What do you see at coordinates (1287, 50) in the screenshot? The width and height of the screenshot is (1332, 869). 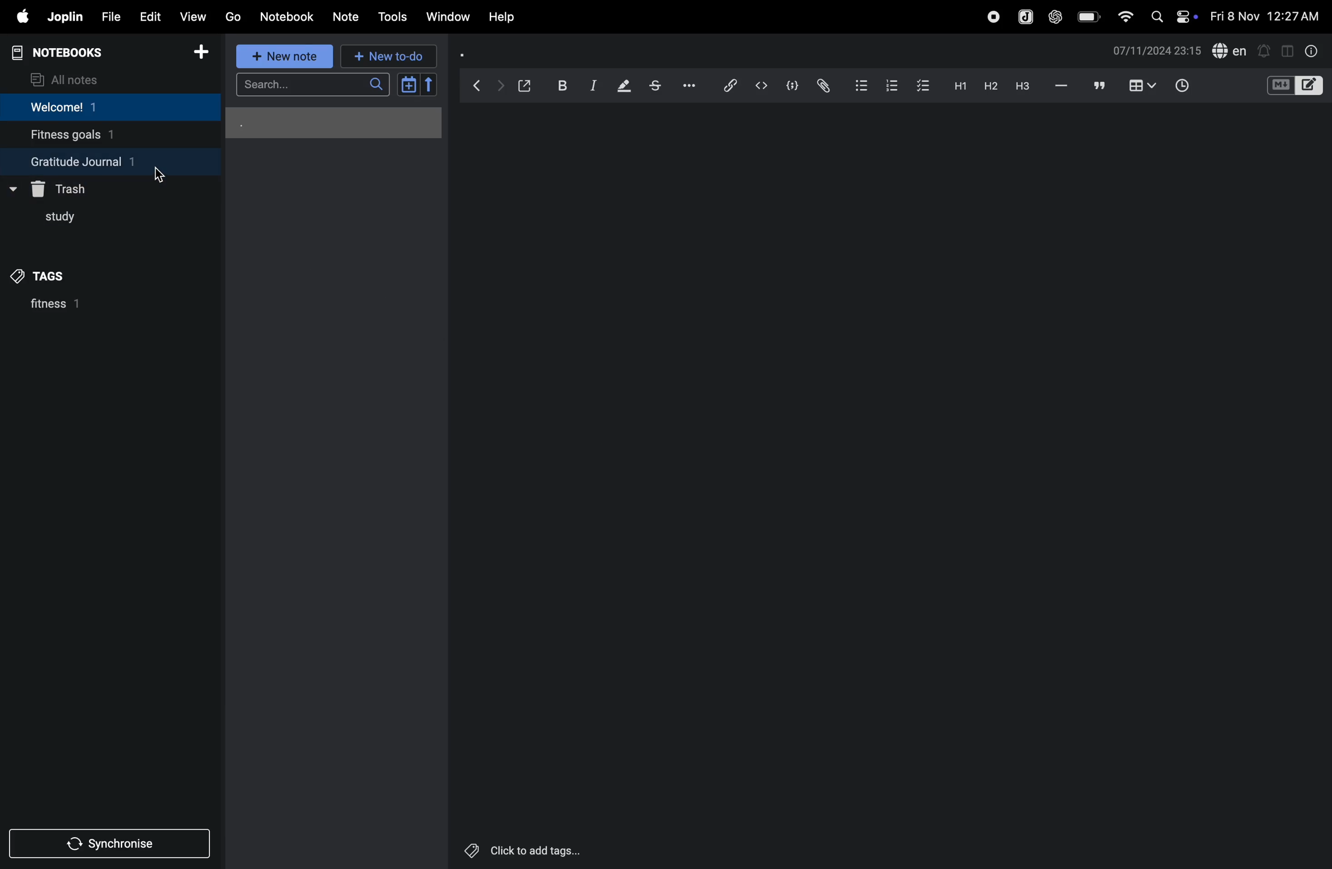 I see `toogle window` at bounding box center [1287, 50].